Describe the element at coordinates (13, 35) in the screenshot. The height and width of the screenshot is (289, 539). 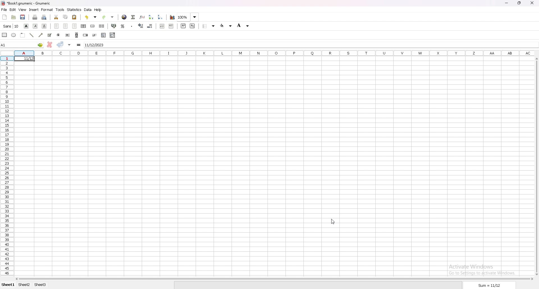
I see `ellipse` at that location.